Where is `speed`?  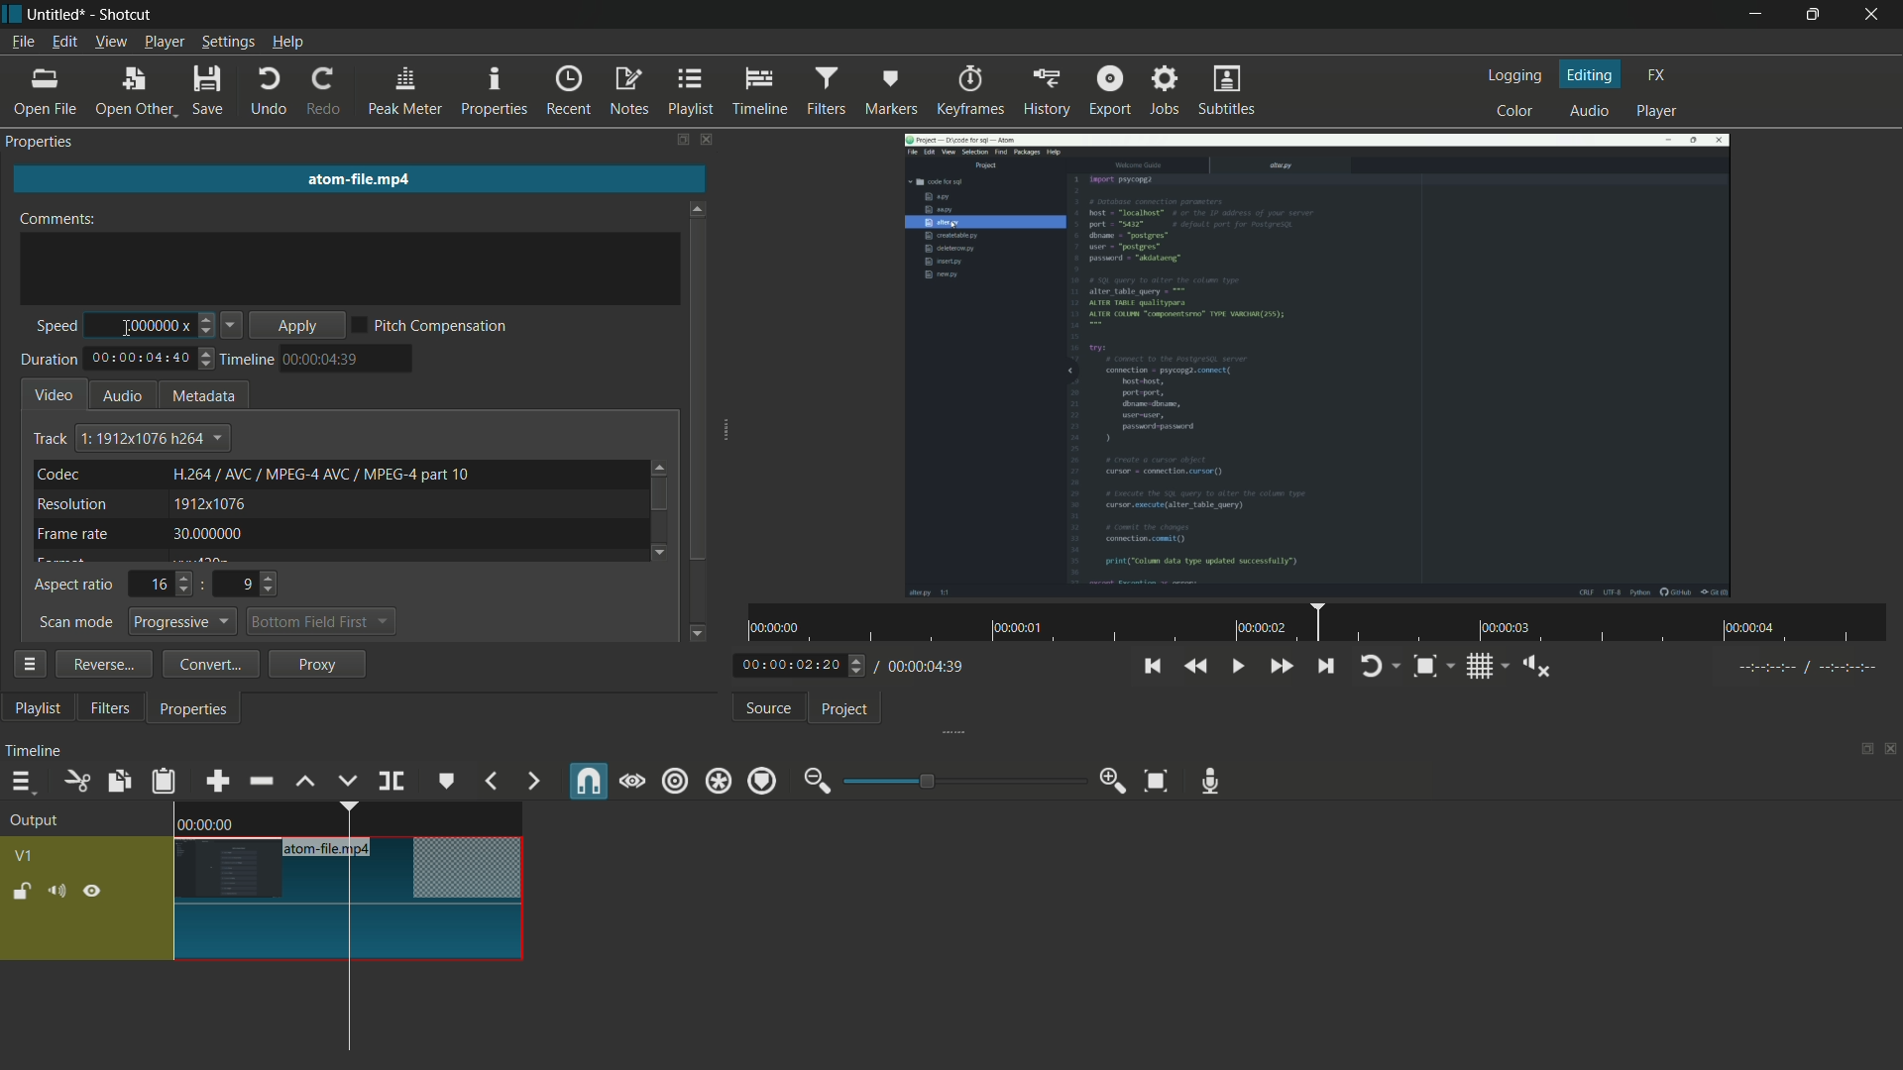 speed is located at coordinates (56, 328).